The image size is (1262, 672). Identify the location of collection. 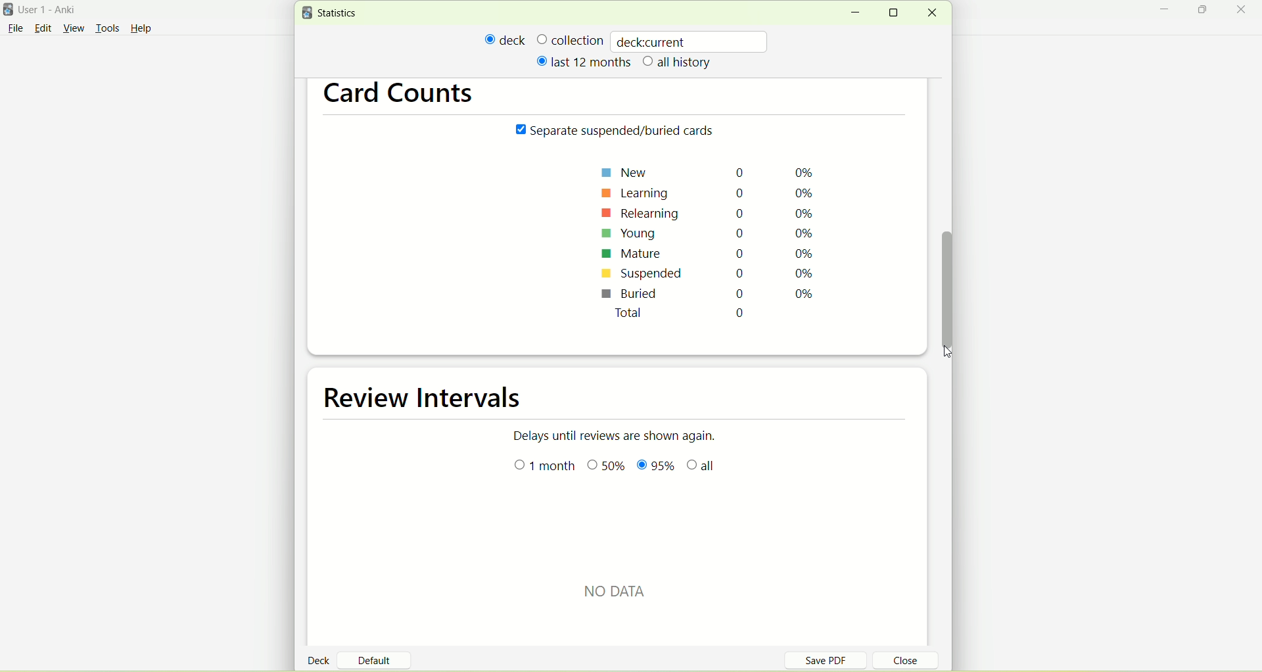
(570, 39).